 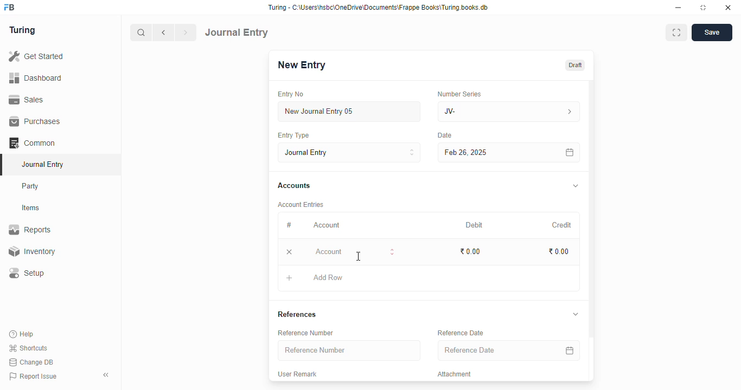 What do you see at coordinates (563, 225) in the screenshot?
I see `credit` at bounding box center [563, 225].